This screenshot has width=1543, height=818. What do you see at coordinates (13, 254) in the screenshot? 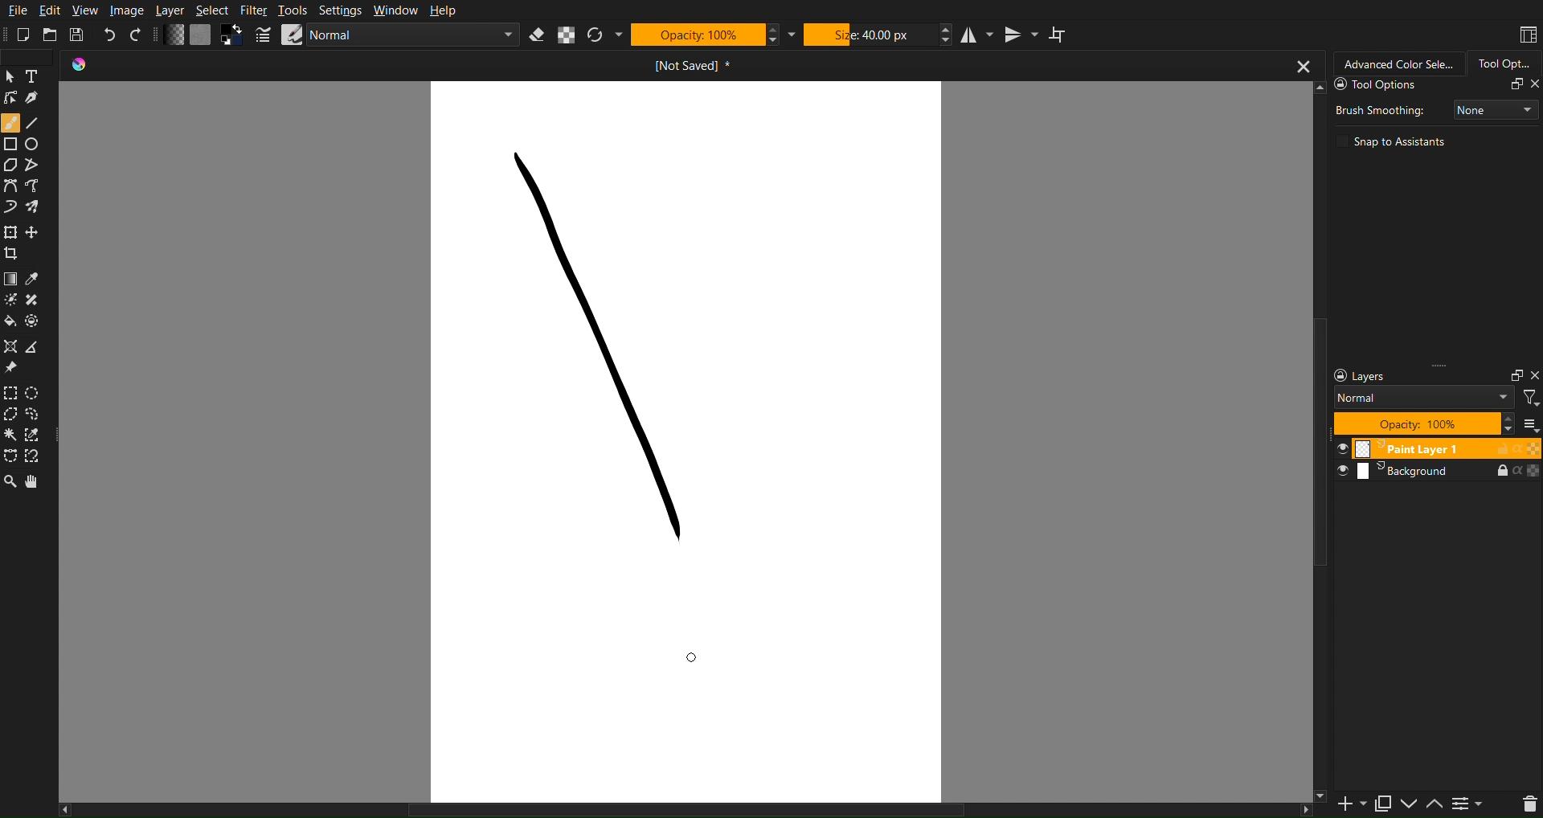
I see `Crop` at bounding box center [13, 254].